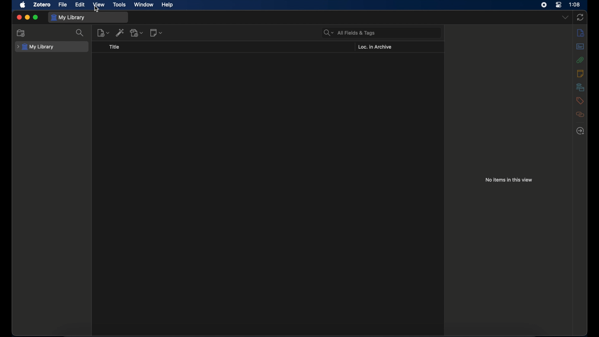 The height and width of the screenshot is (337, 599). I want to click on sync, so click(581, 17).